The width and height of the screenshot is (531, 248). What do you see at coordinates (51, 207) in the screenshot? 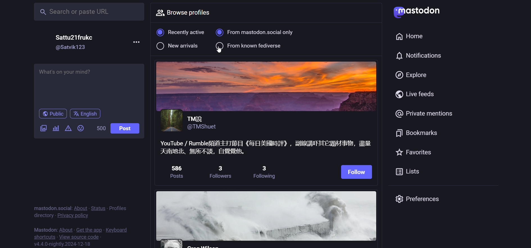
I see `mastodon social` at bounding box center [51, 207].